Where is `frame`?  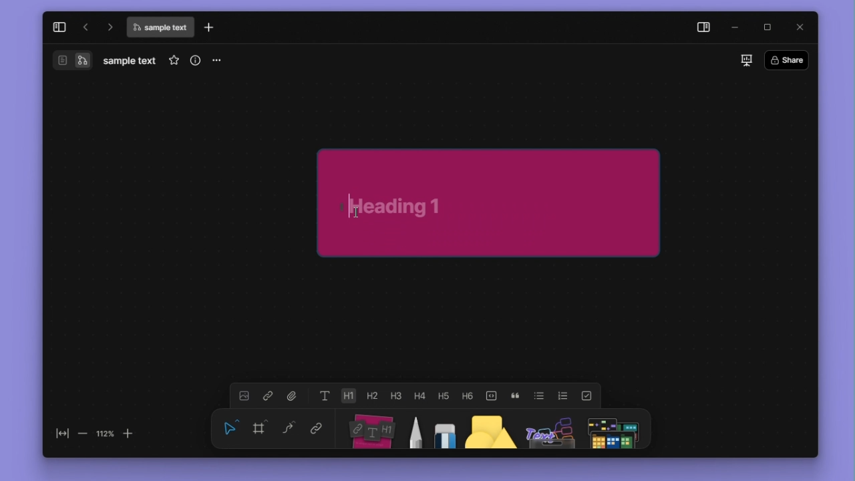
frame is located at coordinates (259, 427).